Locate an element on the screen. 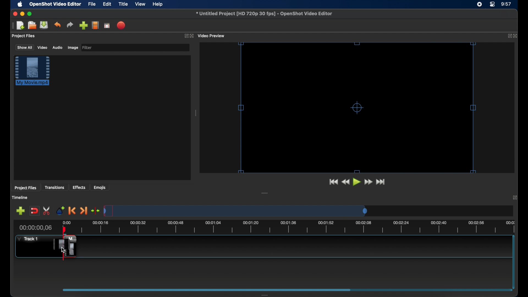 The width and height of the screenshot is (528, 297). disable snapping is located at coordinates (34, 211).